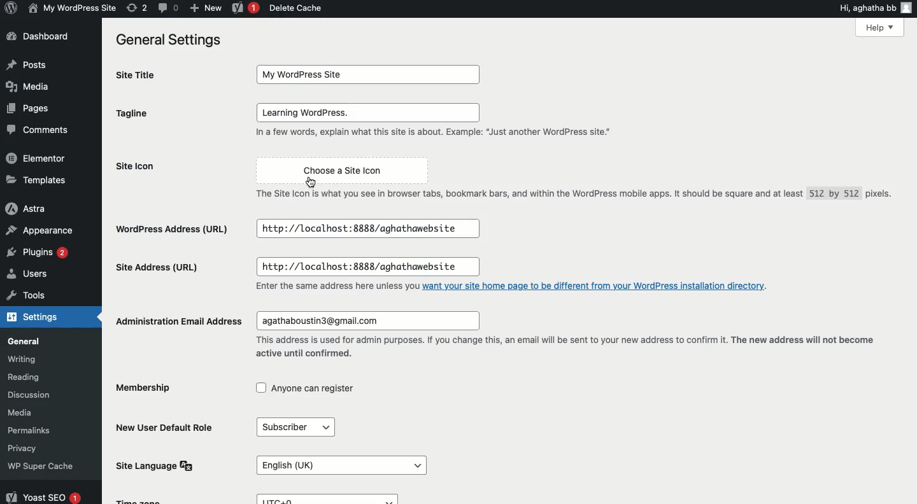  What do you see at coordinates (10, 9) in the screenshot?
I see `Wordpress Logo` at bounding box center [10, 9].